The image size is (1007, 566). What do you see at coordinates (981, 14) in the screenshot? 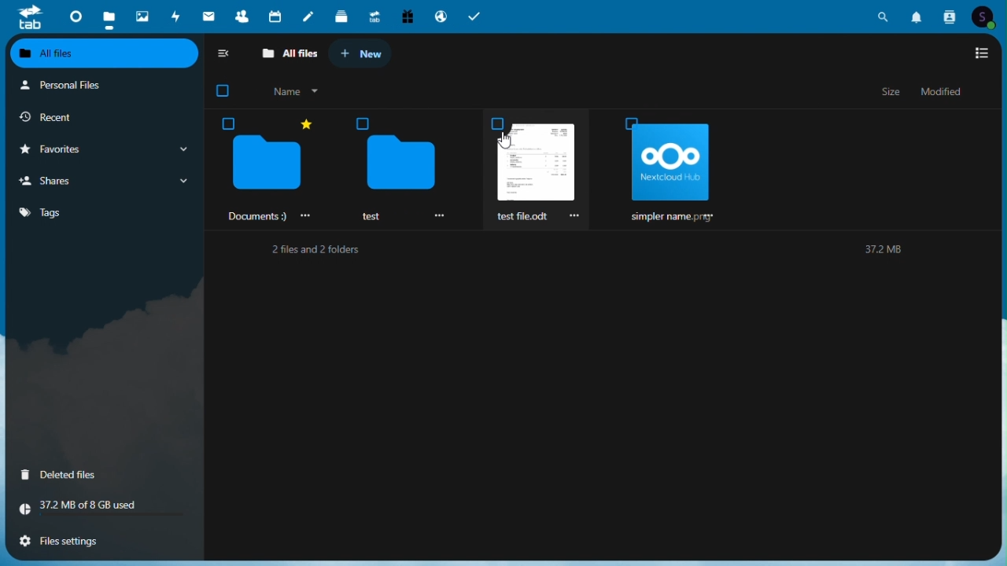
I see `account icon` at bounding box center [981, 14].